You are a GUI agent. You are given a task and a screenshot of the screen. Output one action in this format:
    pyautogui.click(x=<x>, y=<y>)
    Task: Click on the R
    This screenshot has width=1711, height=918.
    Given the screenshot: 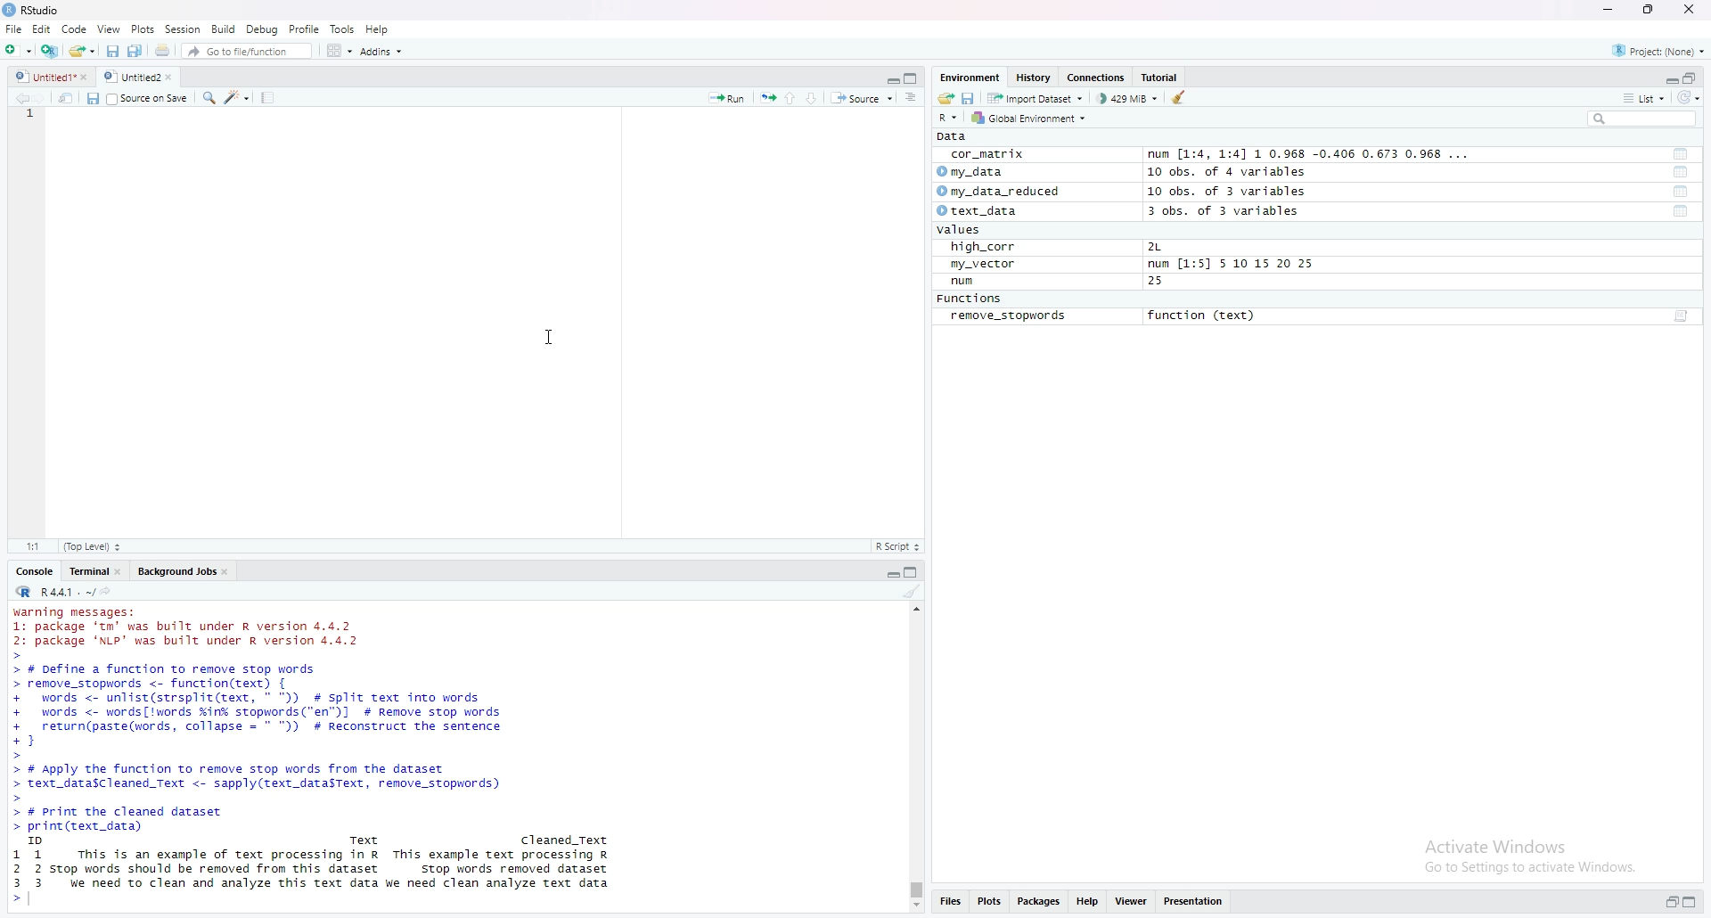 What is the action you would take?
    pyautogui.click(x=21, y=592)
    